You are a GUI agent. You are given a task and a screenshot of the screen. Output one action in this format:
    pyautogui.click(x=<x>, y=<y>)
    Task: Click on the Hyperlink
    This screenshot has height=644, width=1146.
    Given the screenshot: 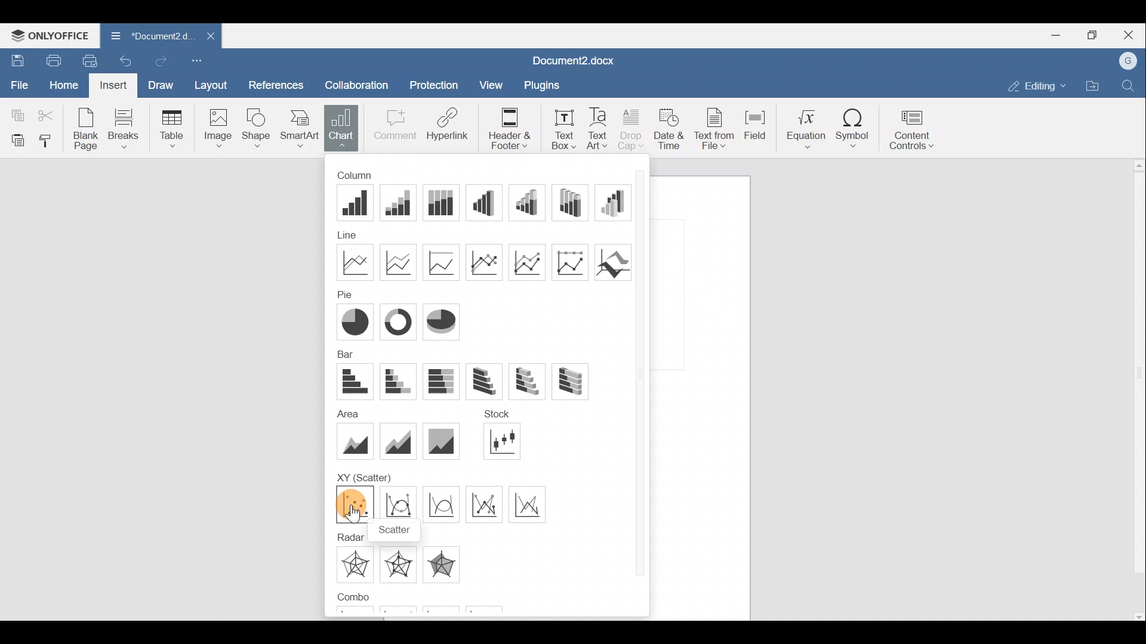 What is the action you would take?
    pyautogui.click(x=448, y=126)
    